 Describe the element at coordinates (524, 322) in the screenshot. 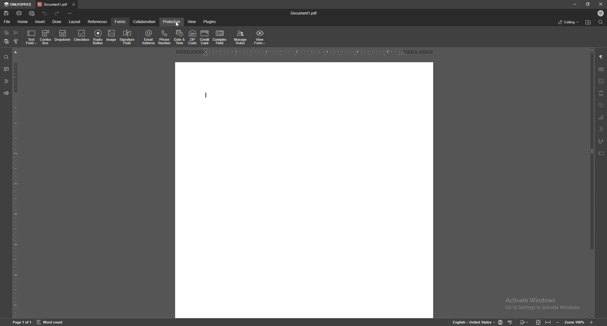

I see `track change` at that location.